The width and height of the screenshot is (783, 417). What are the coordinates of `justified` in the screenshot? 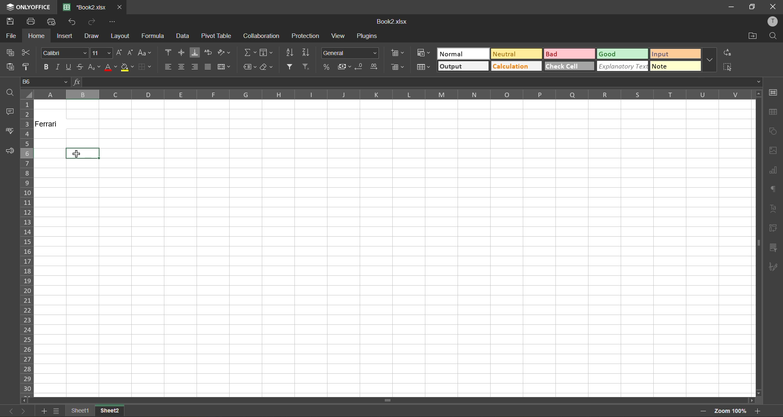 It's located at (208, 66).